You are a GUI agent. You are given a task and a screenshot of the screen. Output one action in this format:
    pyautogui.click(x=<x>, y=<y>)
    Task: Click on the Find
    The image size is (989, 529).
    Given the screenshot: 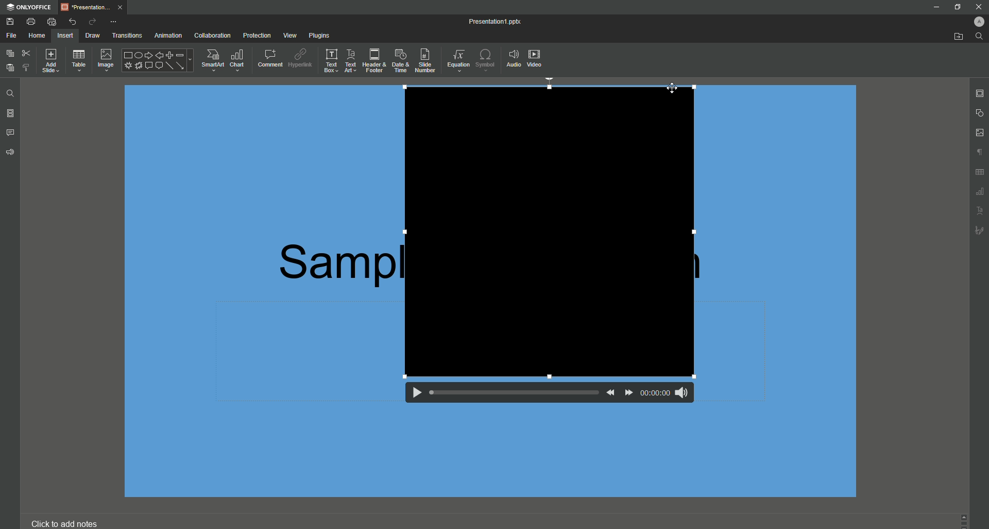 What is the action you would take?
    pyautogui.click(x=9, y=94)
    